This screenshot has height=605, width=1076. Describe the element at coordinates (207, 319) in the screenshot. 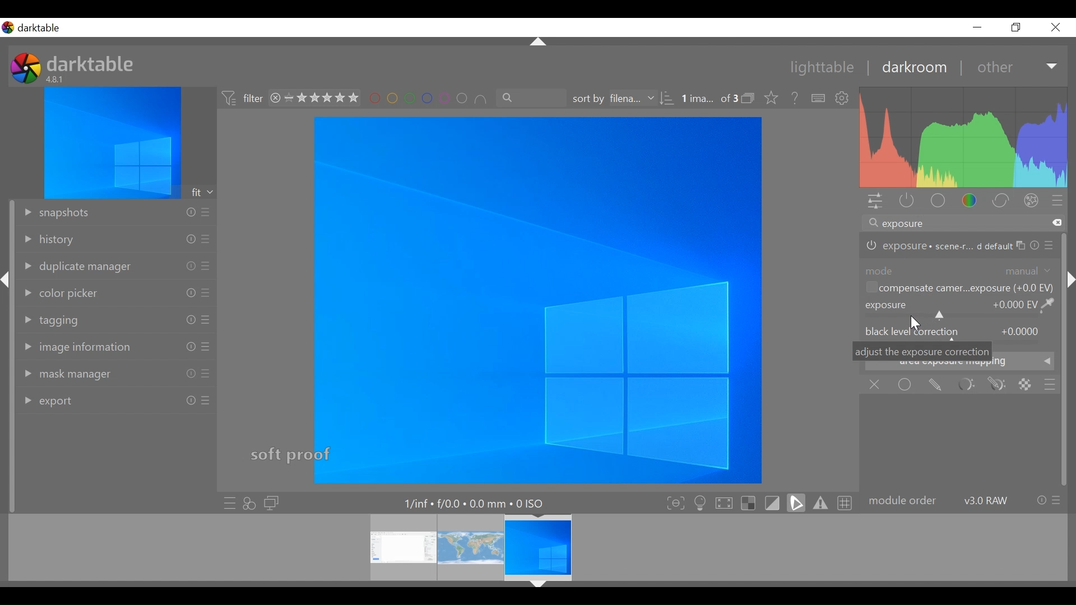

I see `presets` at that location.